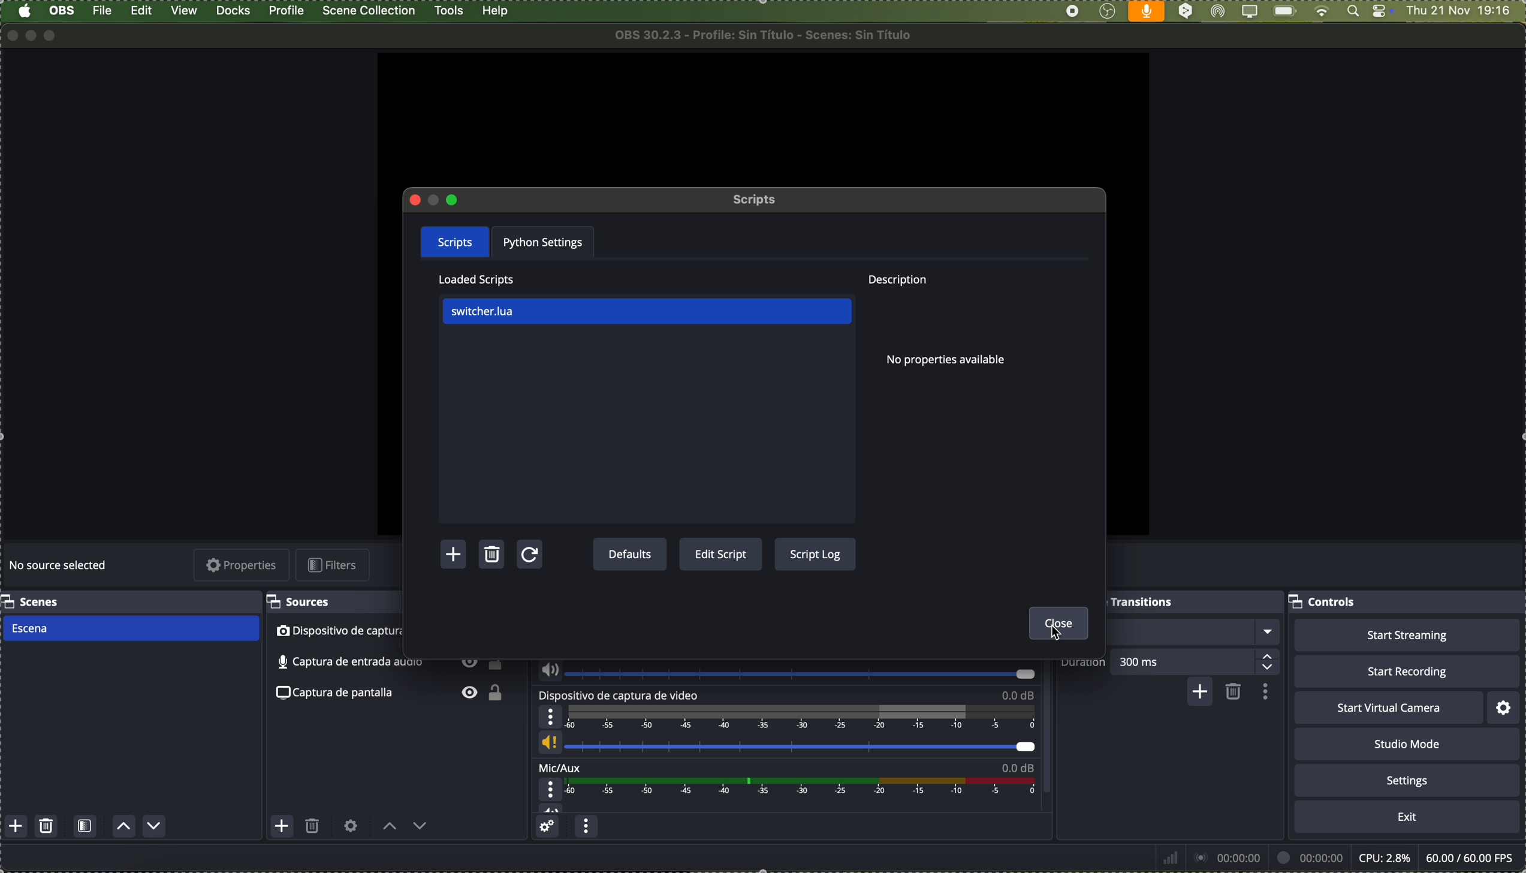  I want to click on AirDrop, so click(1219, 12).